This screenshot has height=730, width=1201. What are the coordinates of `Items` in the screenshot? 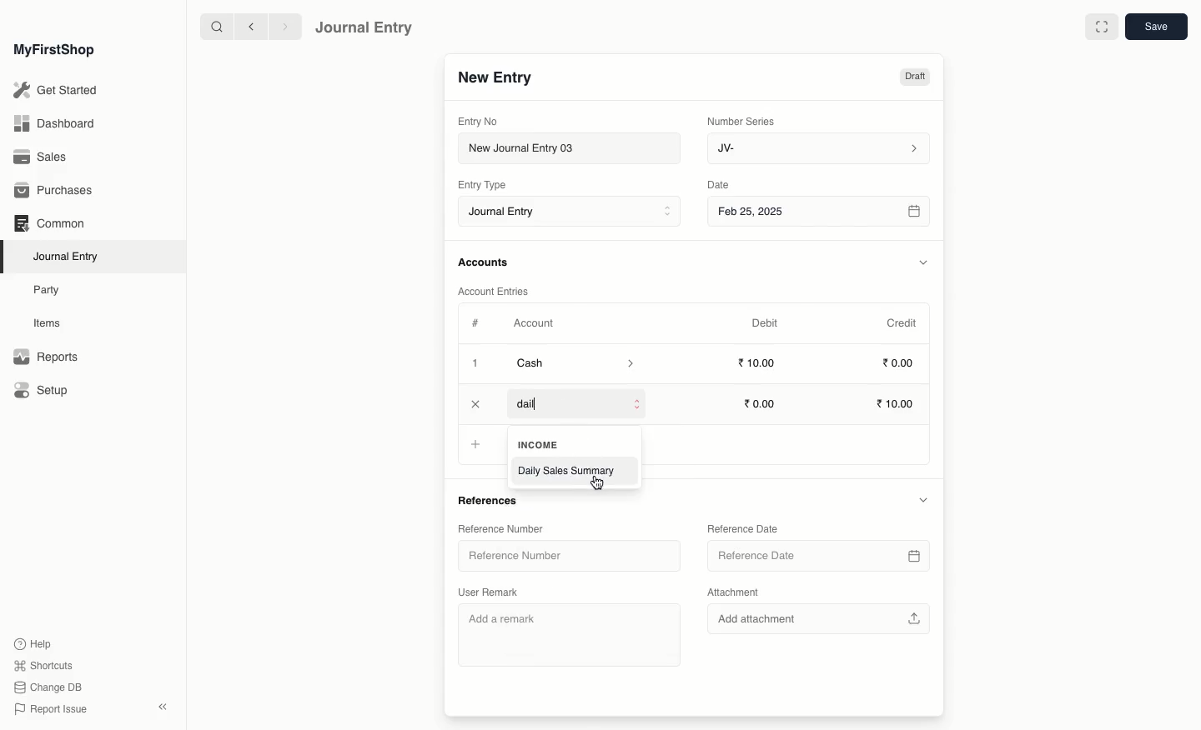 It's located at (52, 323).